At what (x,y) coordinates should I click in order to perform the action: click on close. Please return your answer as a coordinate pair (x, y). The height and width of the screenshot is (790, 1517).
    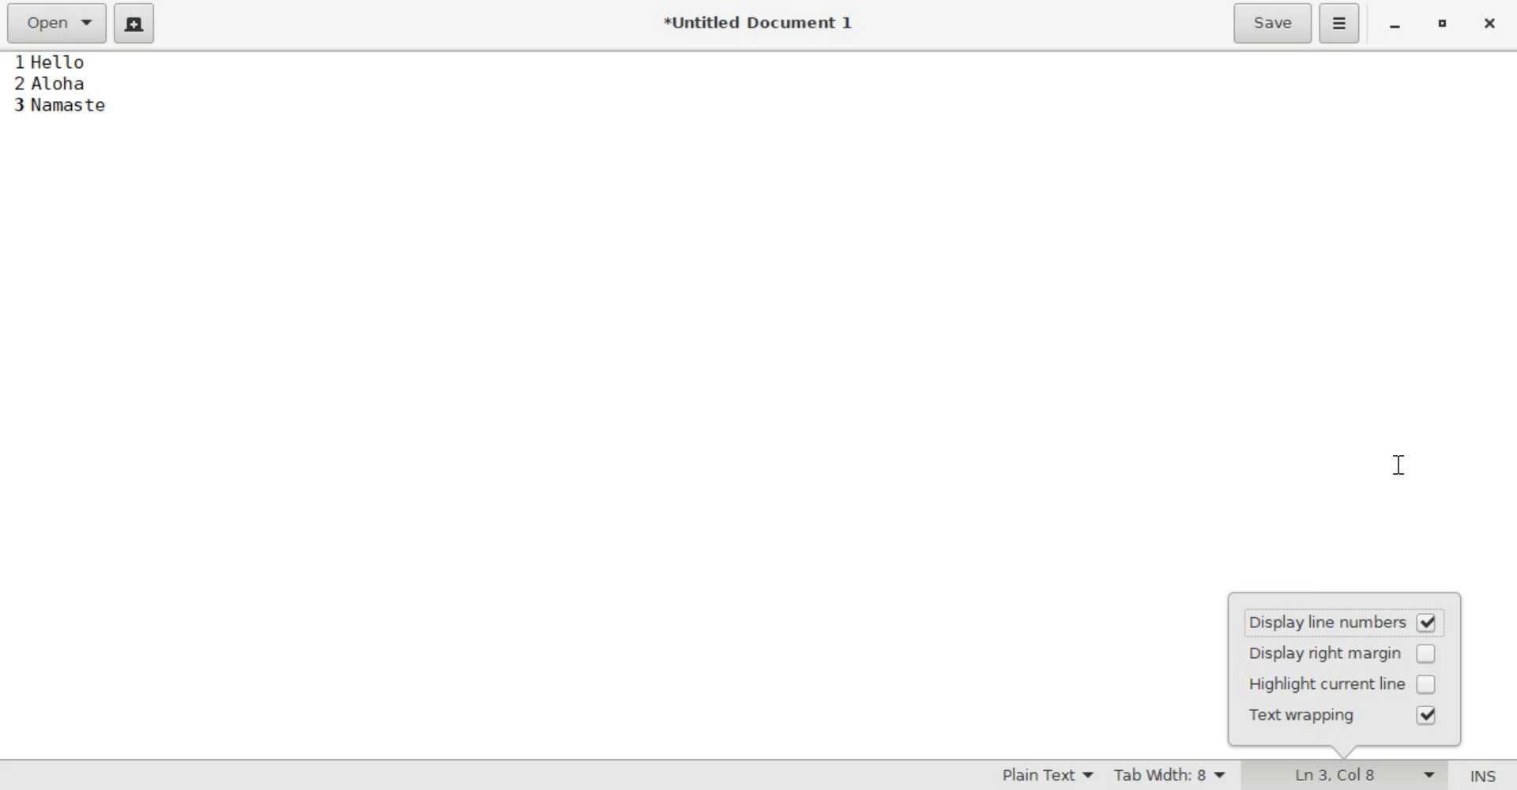
    Looking at the image, I should click on (1492, 23).